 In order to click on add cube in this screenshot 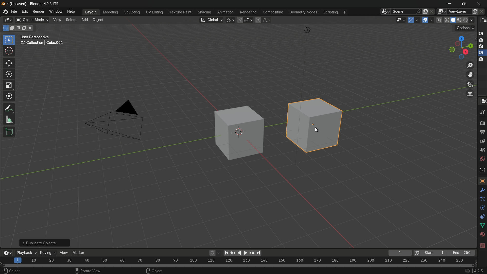, I will do `click(9, 132)`.